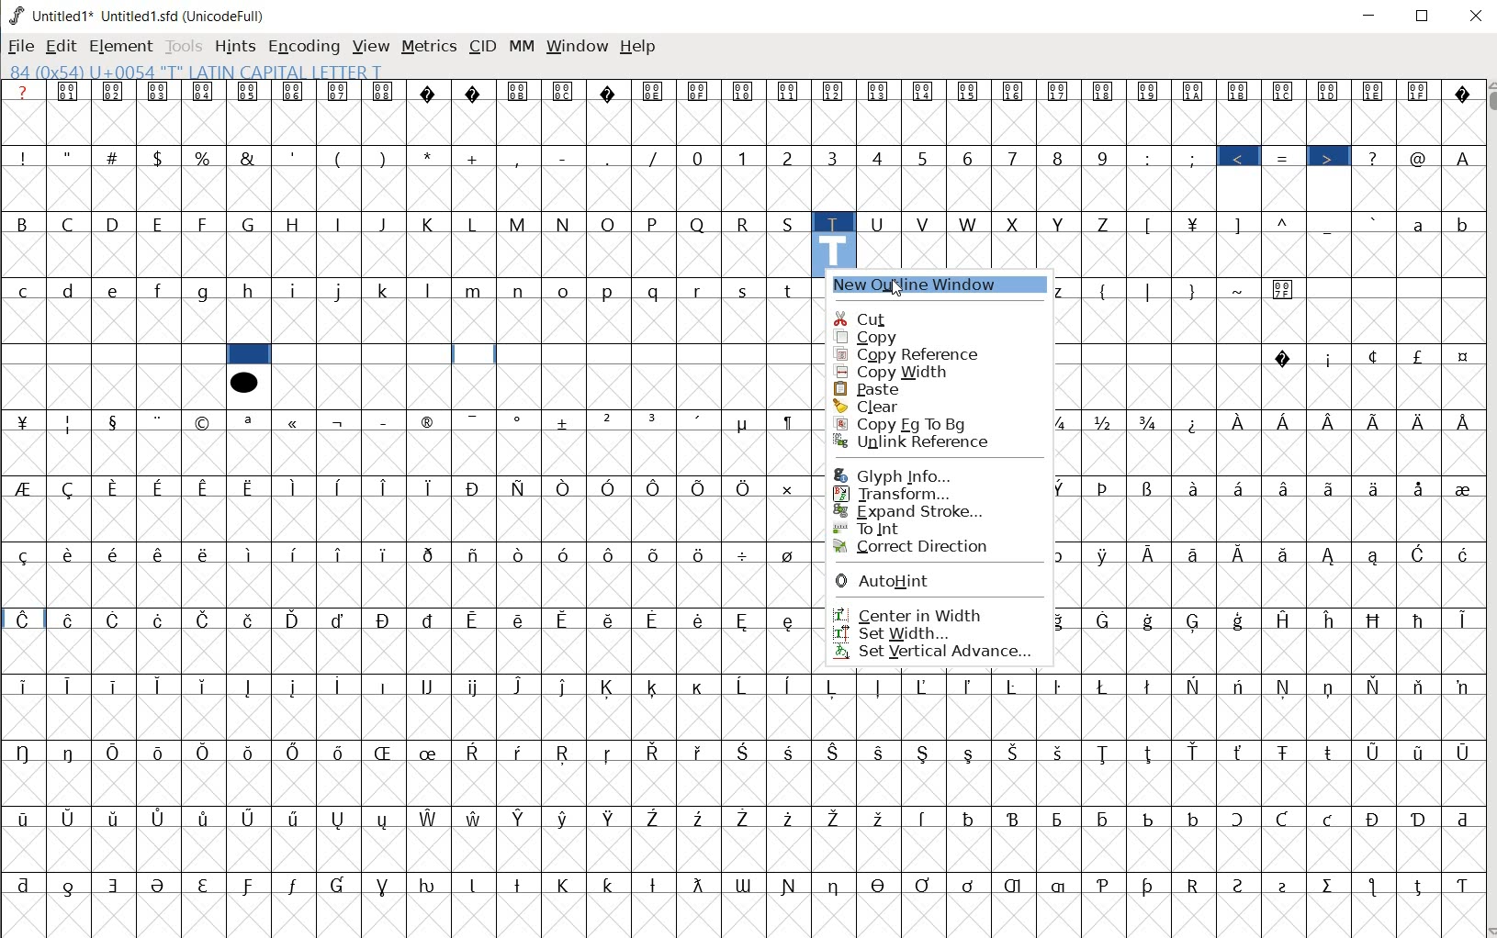 The width and height of the screenshot is (1497, 938). I want to click on new outline window, so click(937, 287).